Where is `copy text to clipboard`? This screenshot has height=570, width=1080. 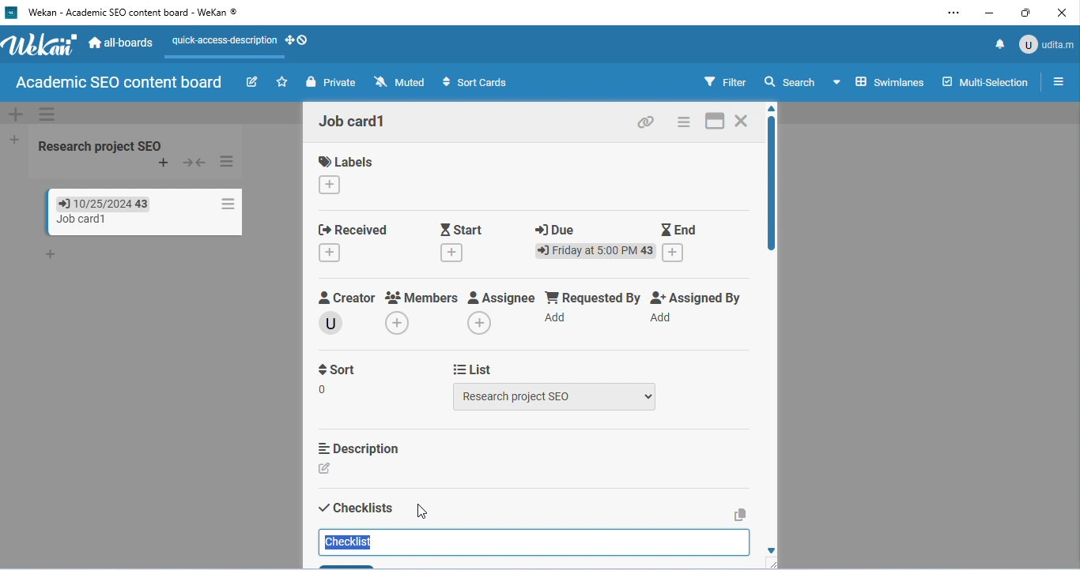 copy text to clipboard is located at coordinates (740, 514).